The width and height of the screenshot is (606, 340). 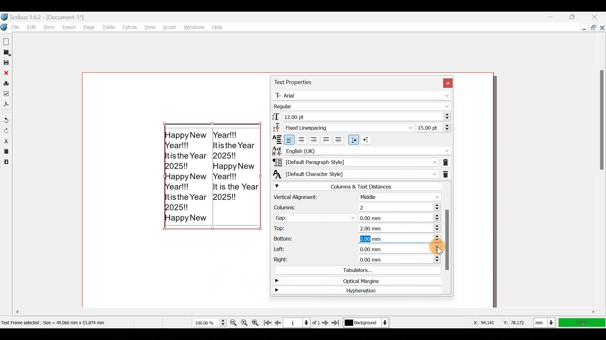 What do you see at coordinates (7, 63) in the screenshot?
I see `Save` at bounding box center [7, 63].